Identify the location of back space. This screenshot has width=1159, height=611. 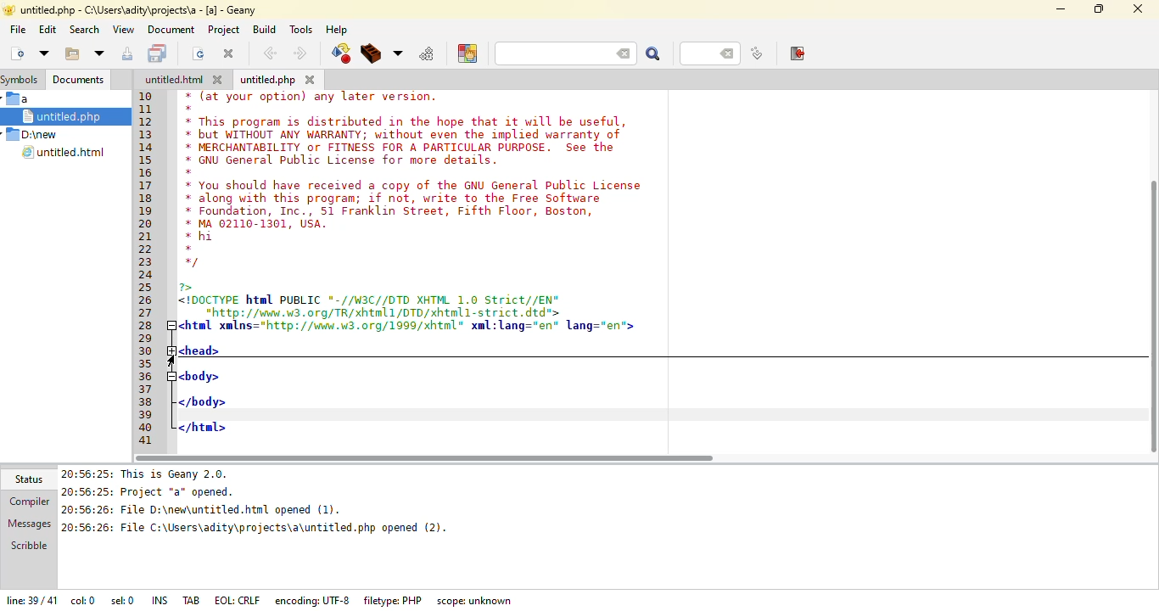
(728, 53).